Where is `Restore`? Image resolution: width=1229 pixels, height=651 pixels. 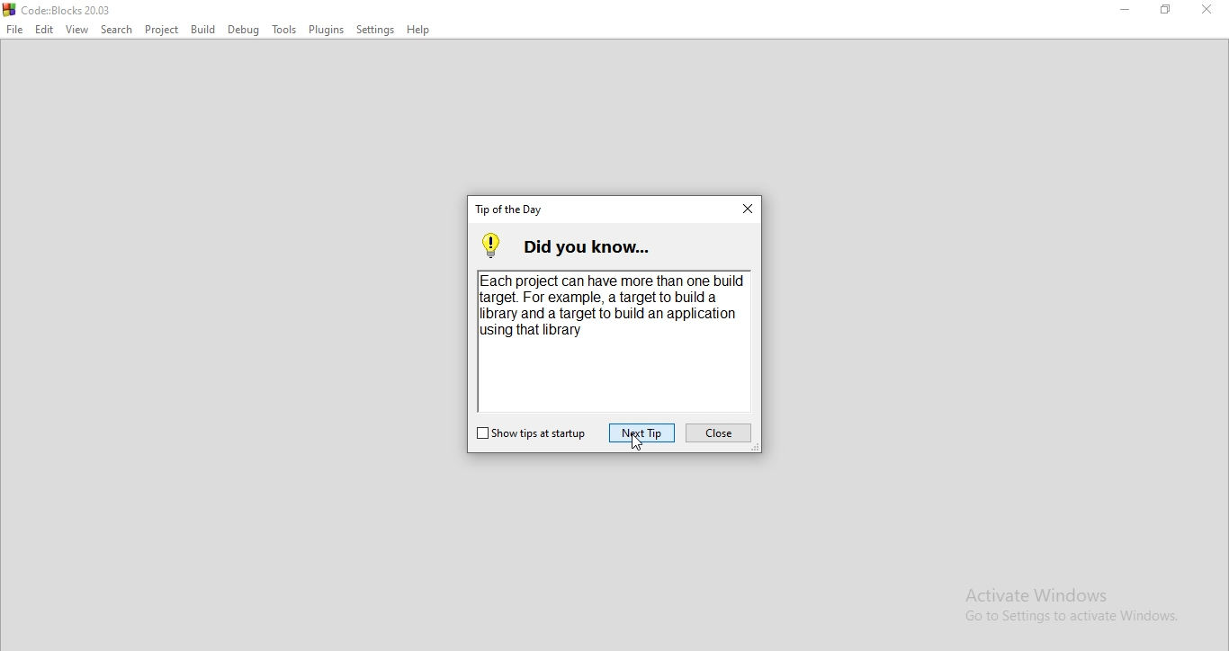
Restore is located at coordinates (1165, 10).